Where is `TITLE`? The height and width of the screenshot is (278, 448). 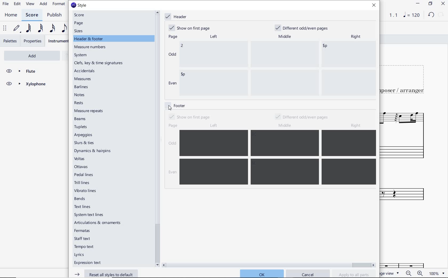 TITLE is located at coordinates (405, 77).